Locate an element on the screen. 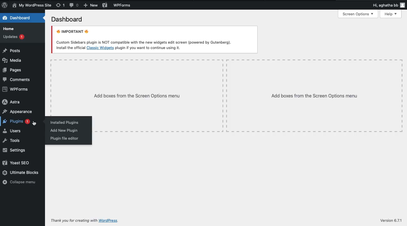 The width and height of the screenshot is (407, 226). Home is located at coordinates (8, 29).